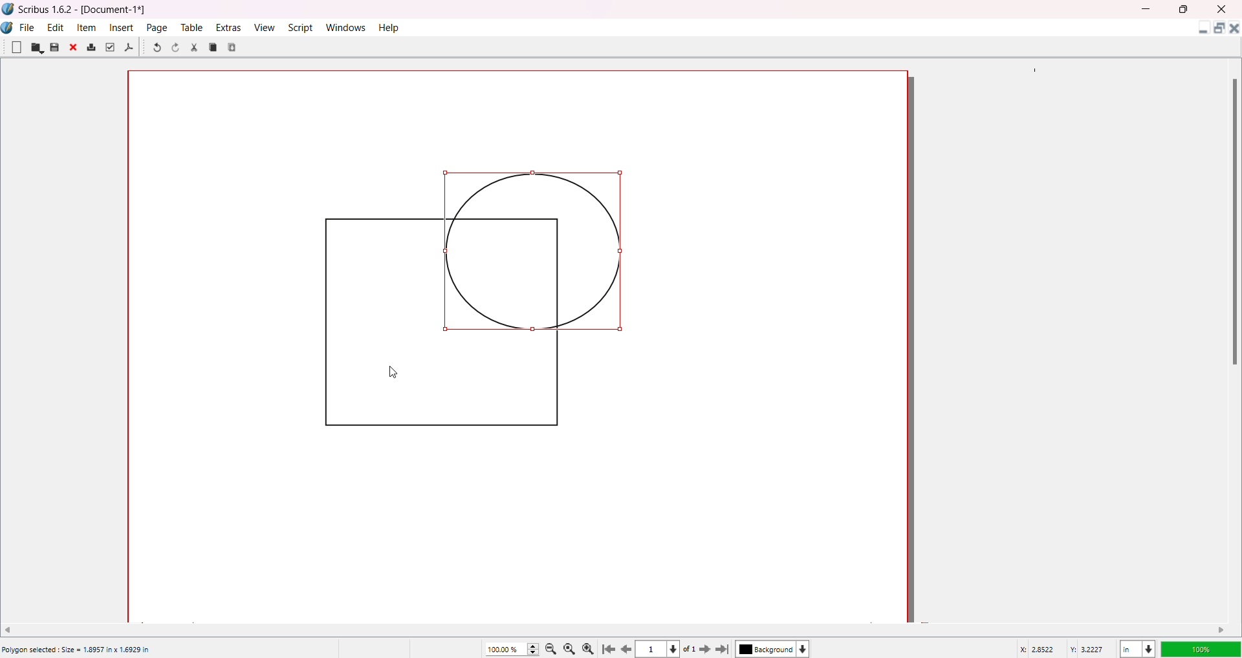 The width and height of the screenshot is (1242, 658). What do you see at coordinates (88, 27) in the screenshot?
I see `Item` at bounding box center [88, 27].